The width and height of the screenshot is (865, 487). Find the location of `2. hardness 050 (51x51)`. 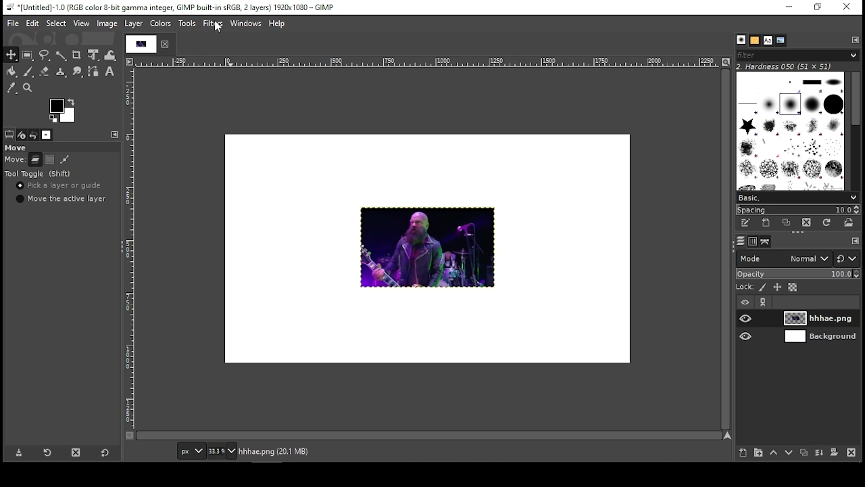

2. hardness 050 (51x51) is located at coordinates (797, 66).